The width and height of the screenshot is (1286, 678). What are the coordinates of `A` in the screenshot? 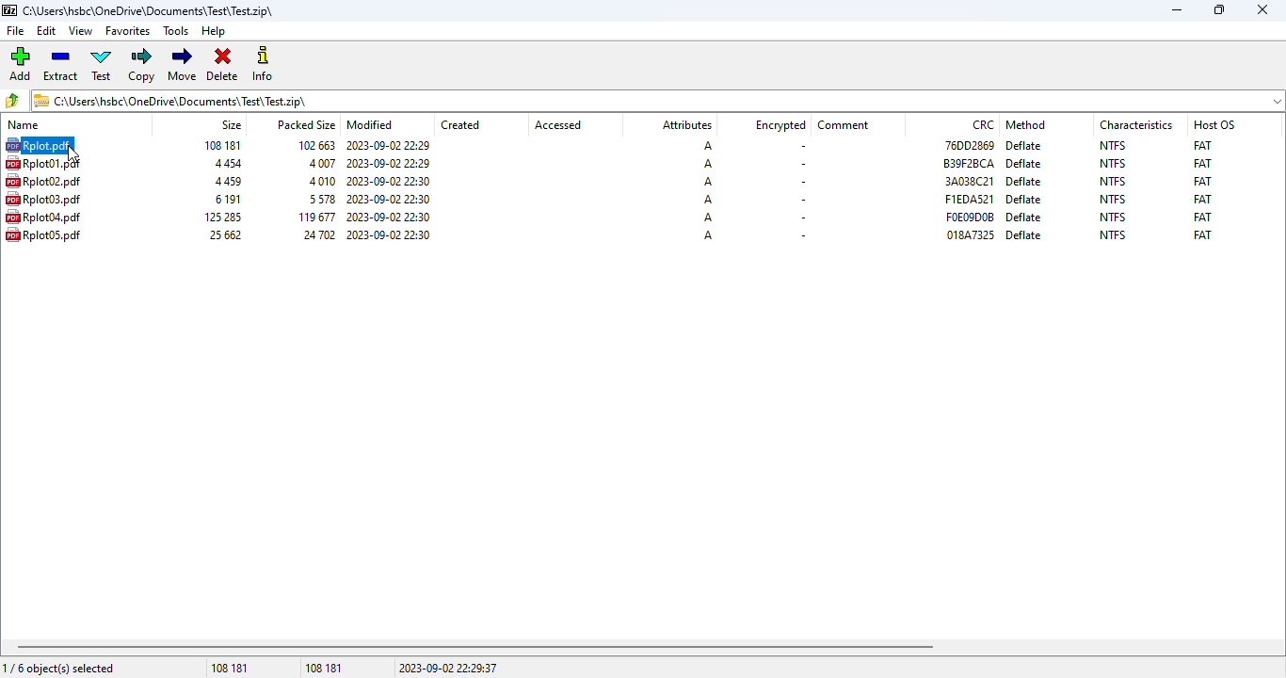 It's located at (706, 146).